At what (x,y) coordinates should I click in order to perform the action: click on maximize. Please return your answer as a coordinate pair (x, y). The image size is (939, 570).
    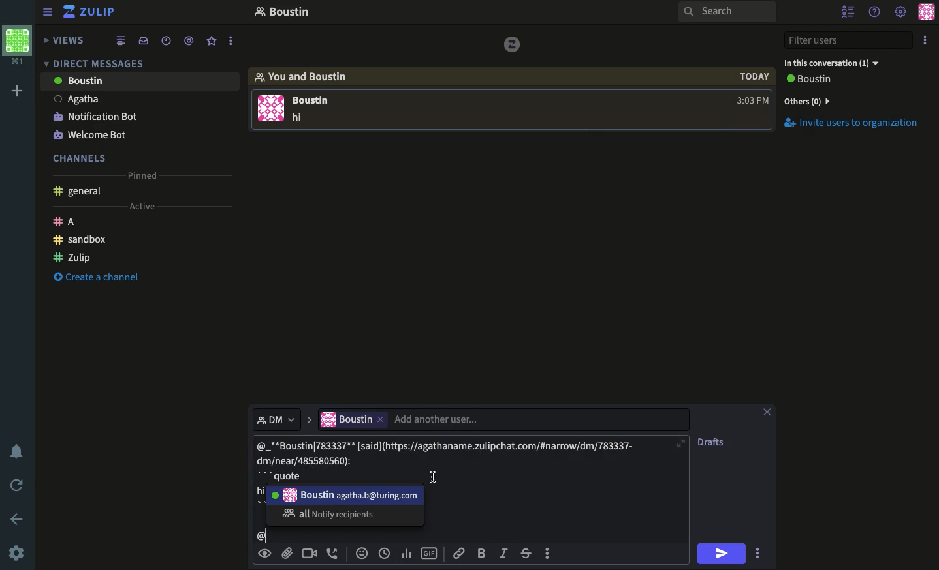
    Looking at the image, I should click on (682, 443).